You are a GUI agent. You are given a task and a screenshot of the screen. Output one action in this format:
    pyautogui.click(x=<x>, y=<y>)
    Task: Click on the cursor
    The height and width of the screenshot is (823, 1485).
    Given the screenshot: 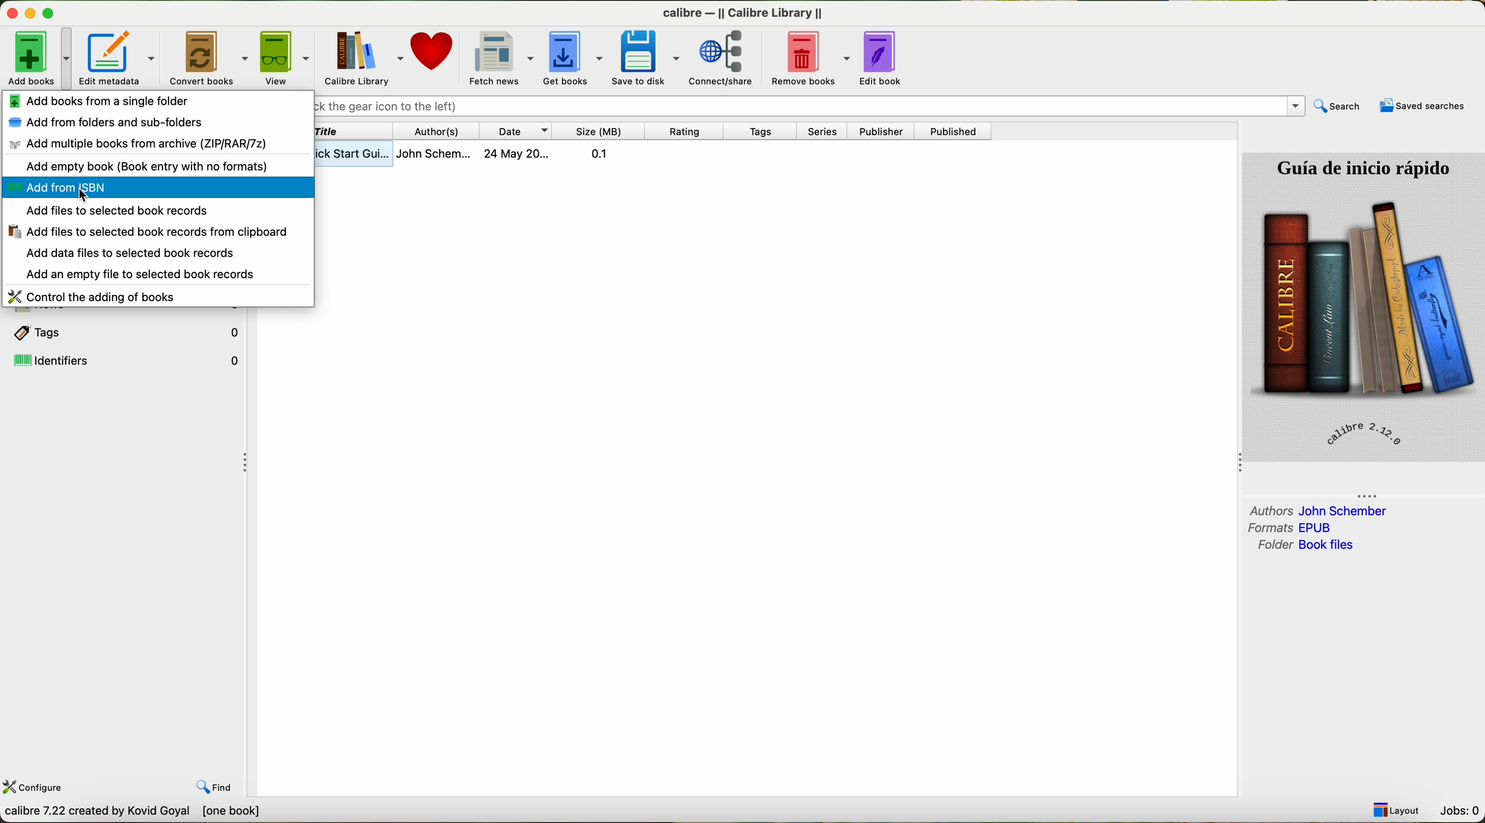 What is the action you would take?
    pyautogui.click(x=79, y=199)
    